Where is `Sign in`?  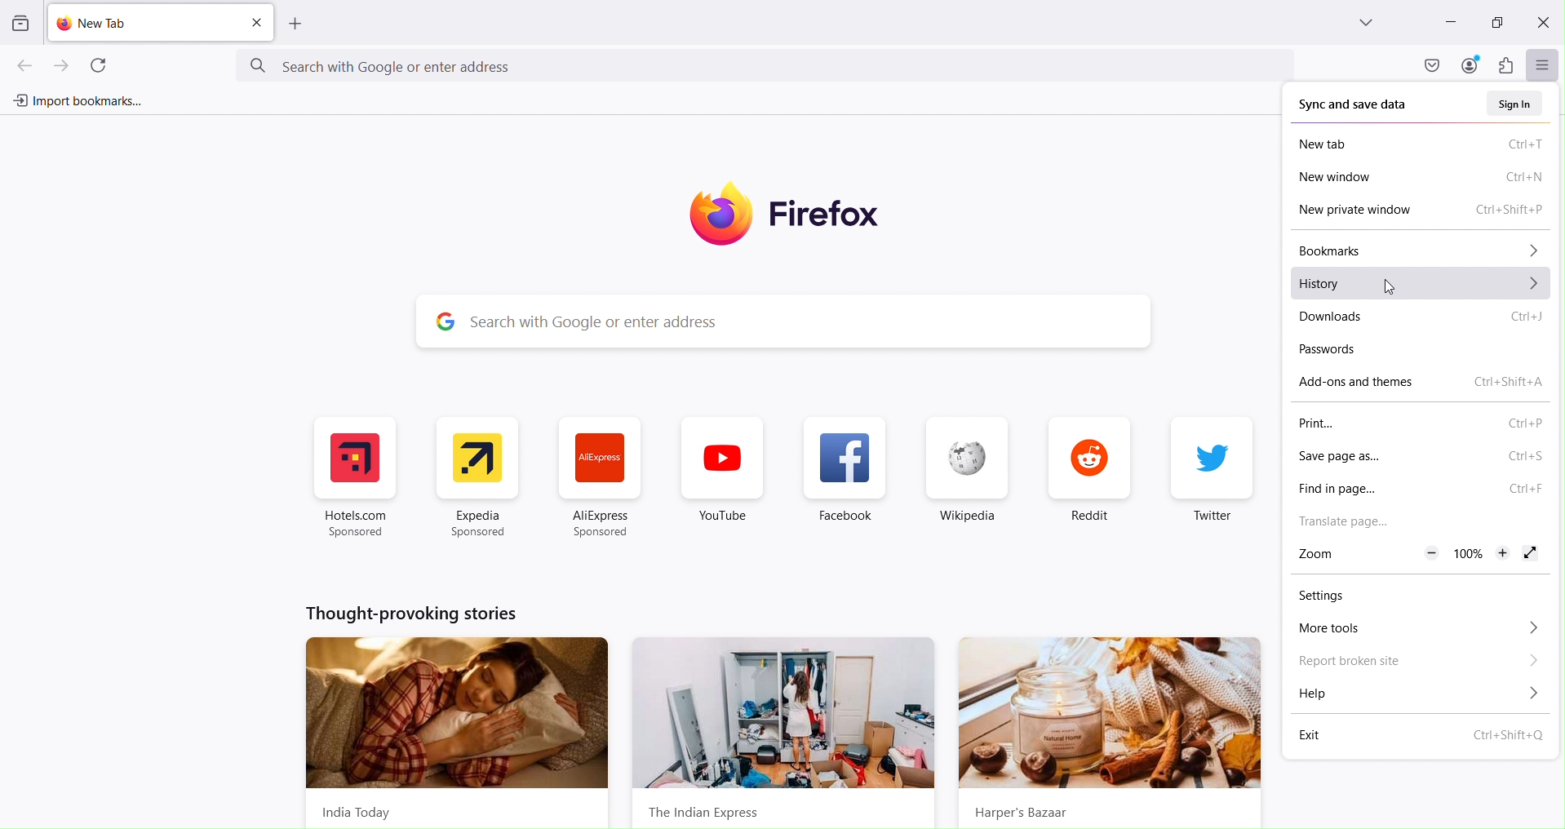
Sign in is located at coordinates (1519, 104).